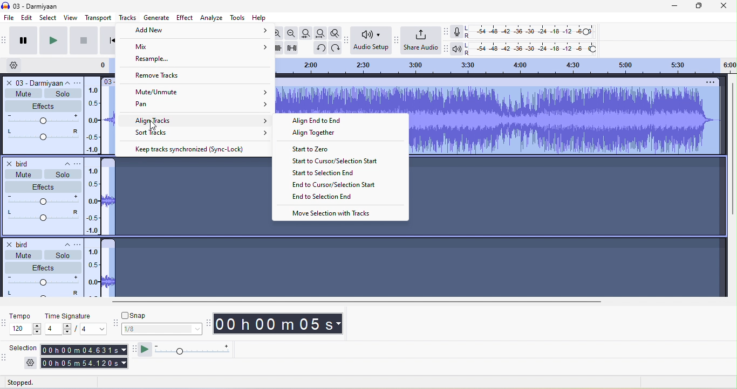 This screenshot has width=737, height=389. I want to click on start to zero, so click(313, 151).